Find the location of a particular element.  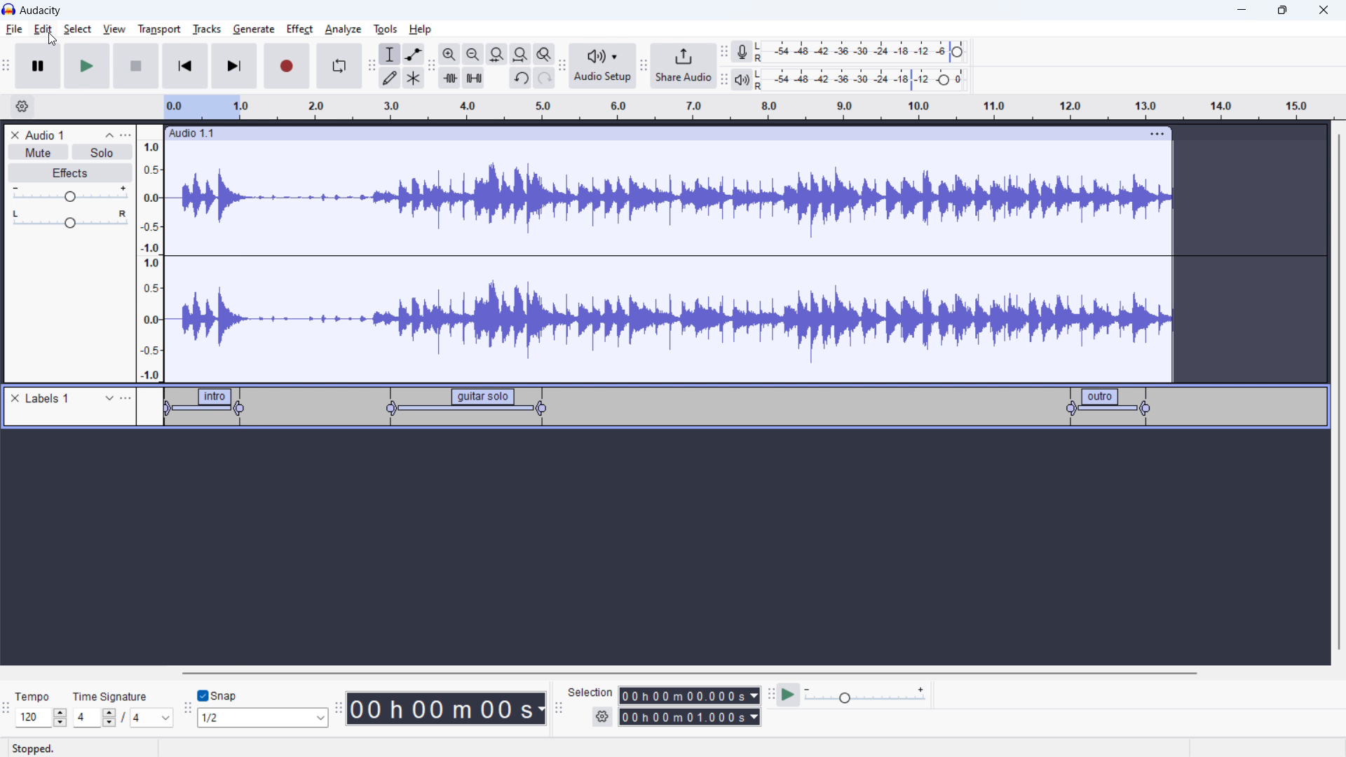

silence audio selection is located at coordinates (474, 78).